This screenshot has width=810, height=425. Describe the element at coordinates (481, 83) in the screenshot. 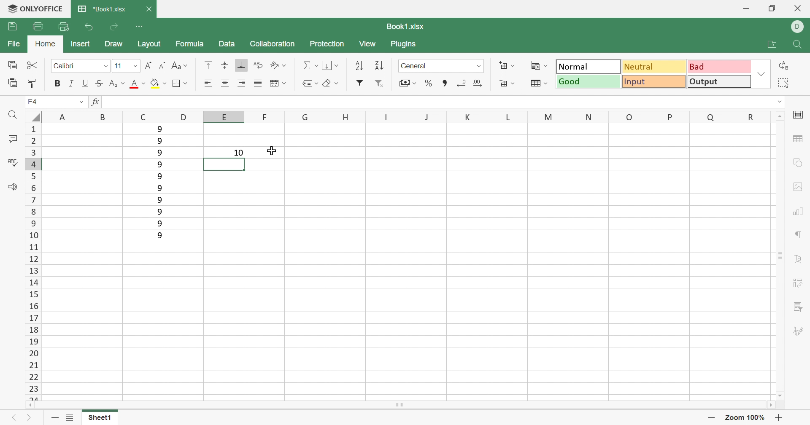

I see `Increase decimals` at that location.